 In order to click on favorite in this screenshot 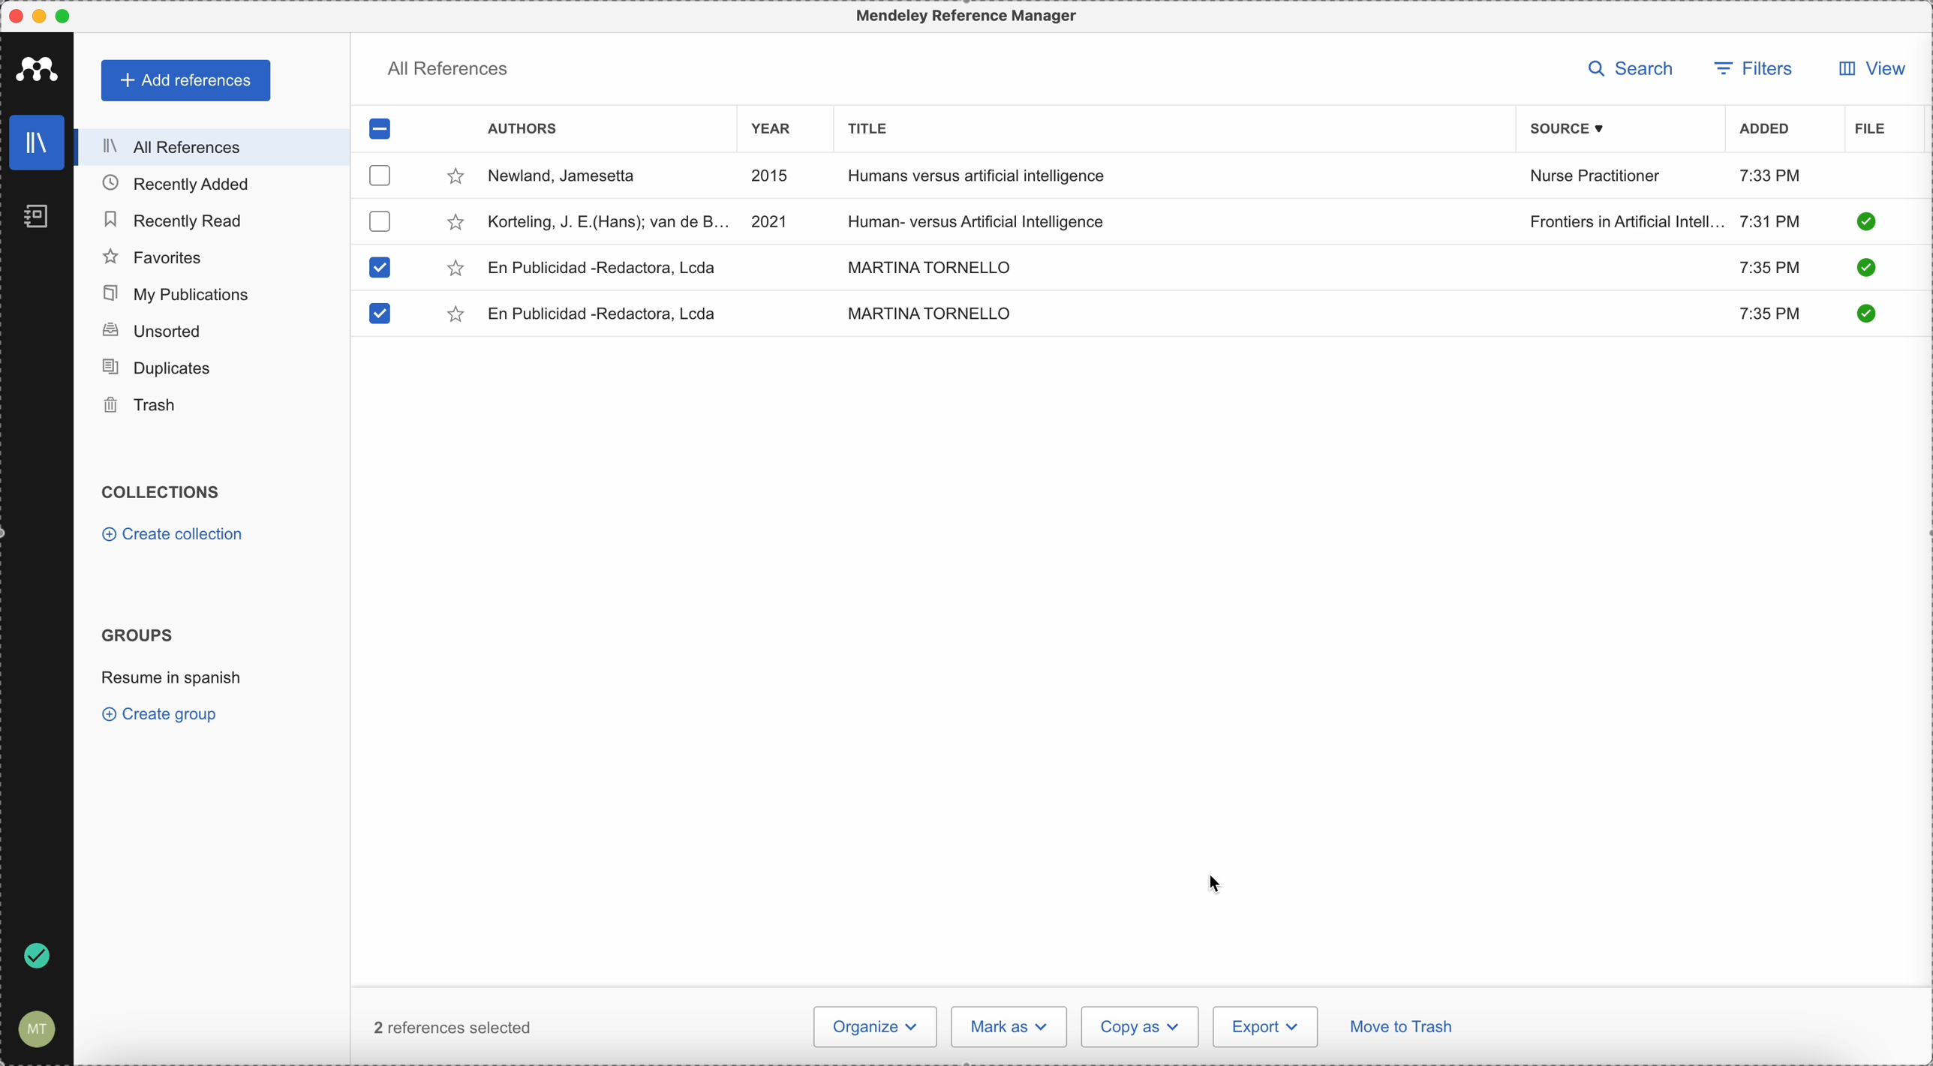, I will do `click(455, 179)`.